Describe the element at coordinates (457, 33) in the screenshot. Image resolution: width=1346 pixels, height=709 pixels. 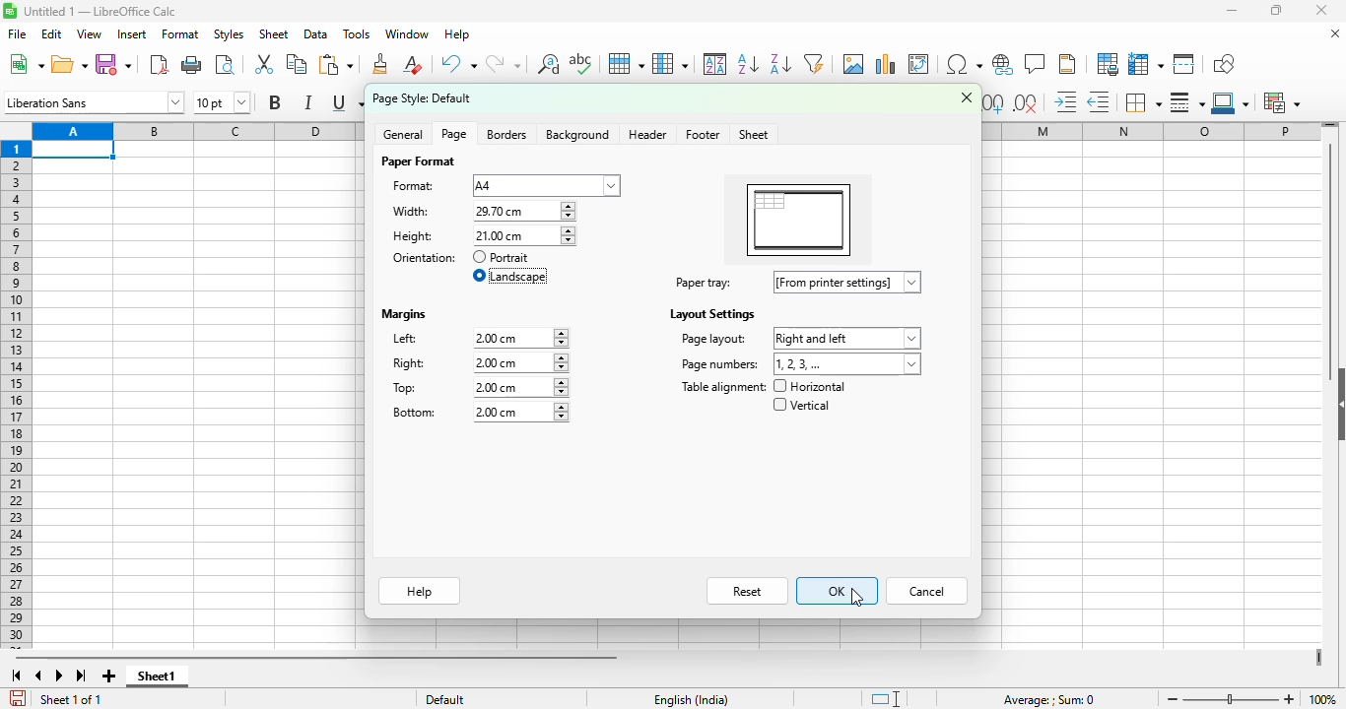
I see `help` at that location.